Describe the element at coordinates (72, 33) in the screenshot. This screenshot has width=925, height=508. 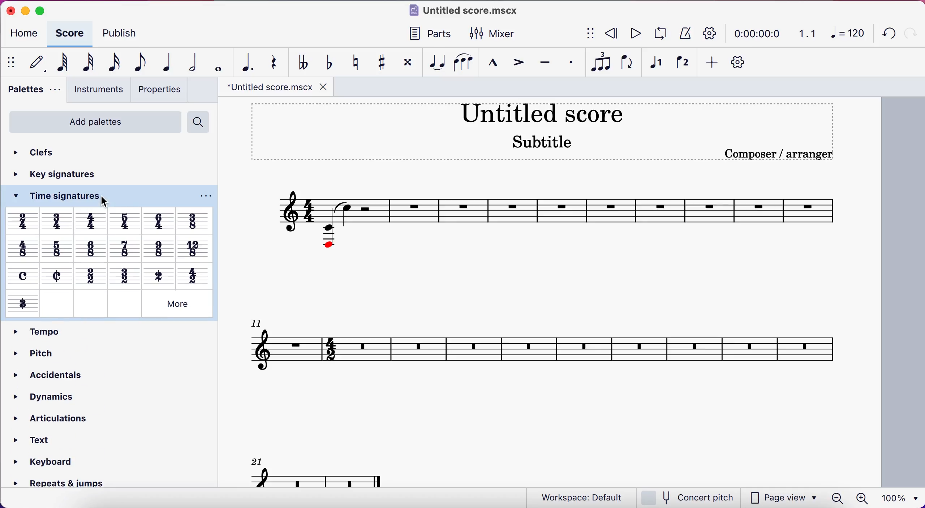
I see `score` at that location.